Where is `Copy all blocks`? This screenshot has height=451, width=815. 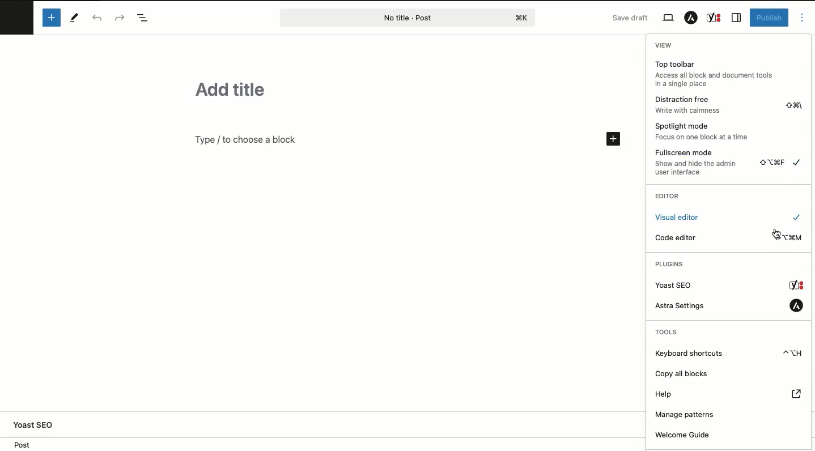 Copy all blocks is located at coordinates (681, 372).